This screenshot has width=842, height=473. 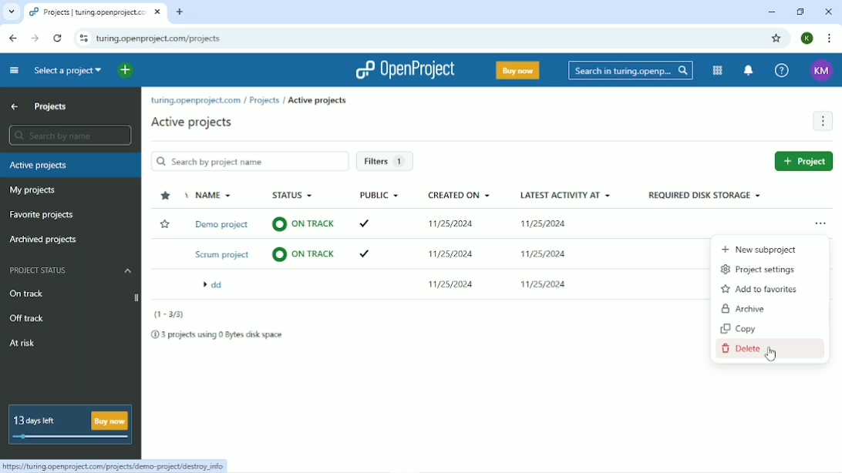 What do you see at coordinates (33, 39) in the screenshot?
I see `Forward` at bounding box center [33, 39].